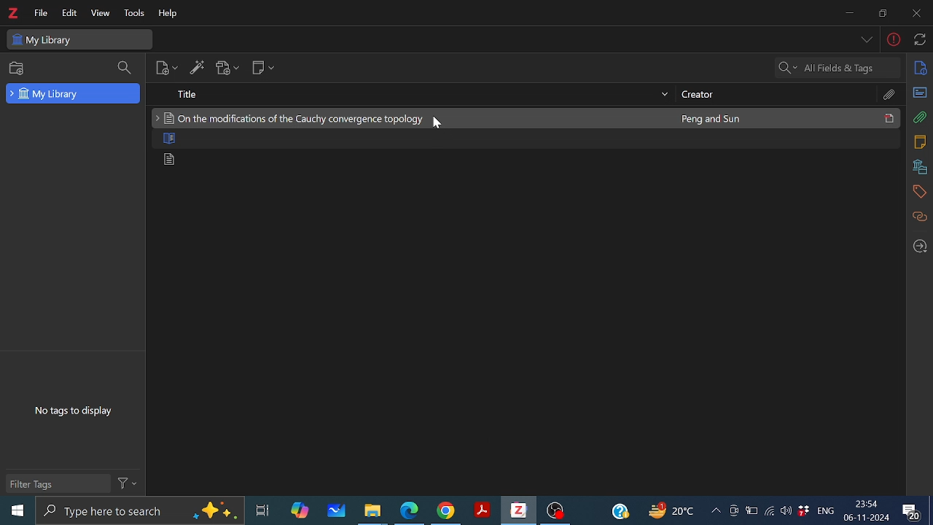 This screenshot has width=933, height=525. Describe the element at coordinates (226, 70) in the screenshot. I see `Add attachment` at that location.